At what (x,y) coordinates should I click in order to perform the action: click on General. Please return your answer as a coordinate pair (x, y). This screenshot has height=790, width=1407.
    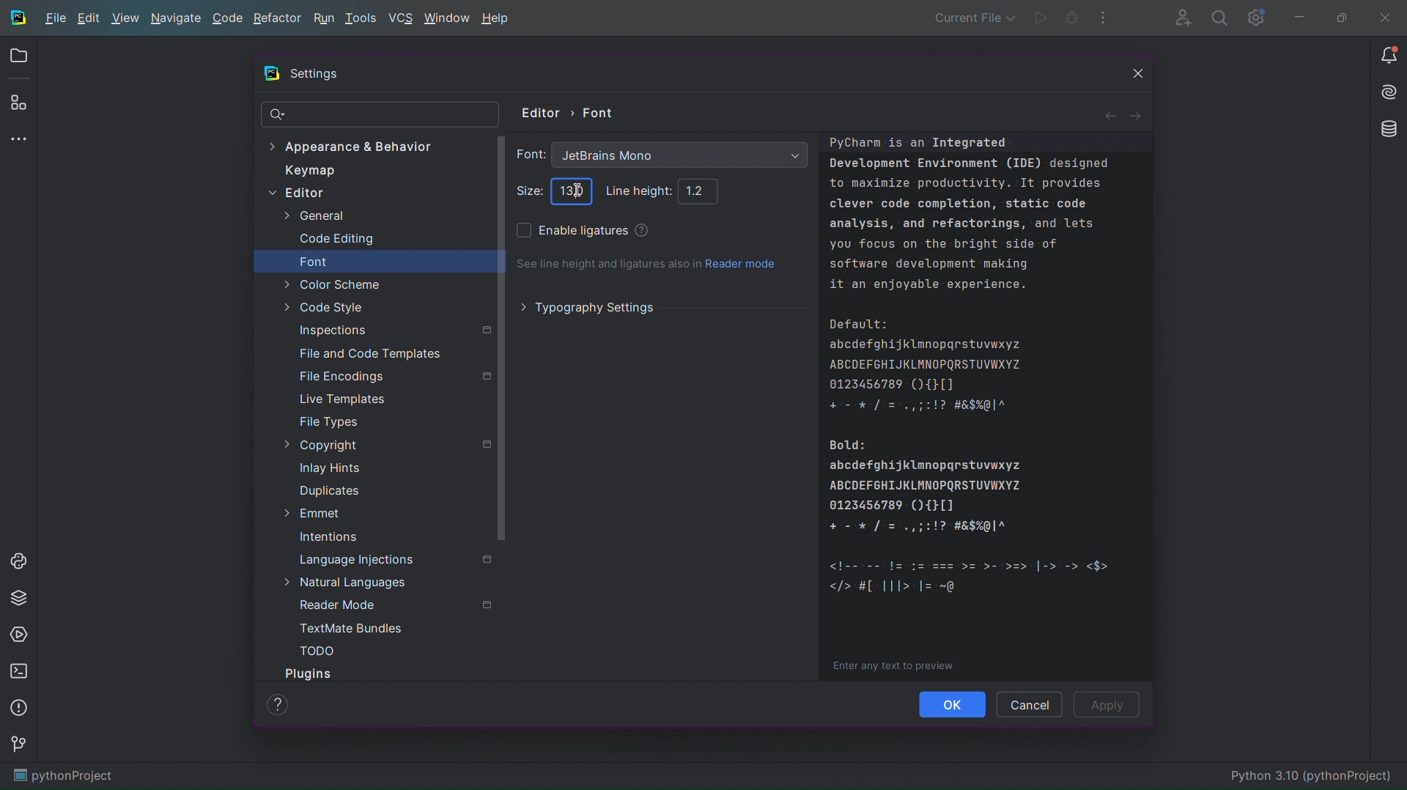
    Looking at the image, I should click on (313, 218).